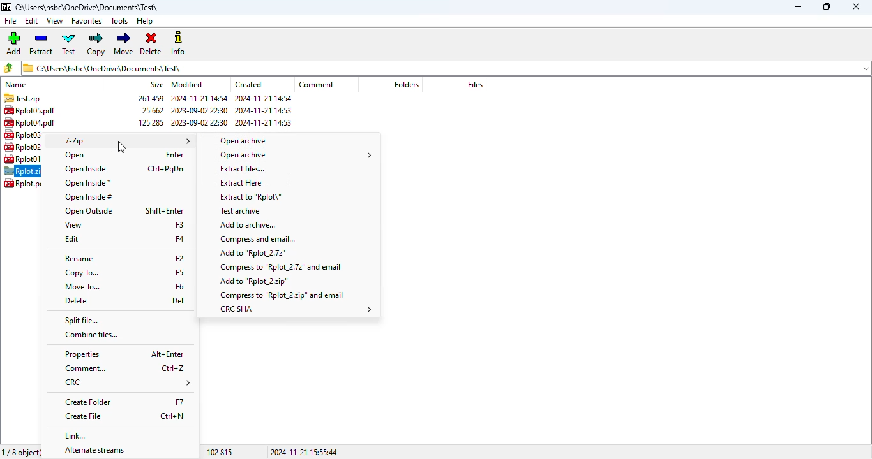 This screenshot has height=459, width=872. Describe the element at coordinates (242, 168) in the screenshot. I see `extract files` at that location.